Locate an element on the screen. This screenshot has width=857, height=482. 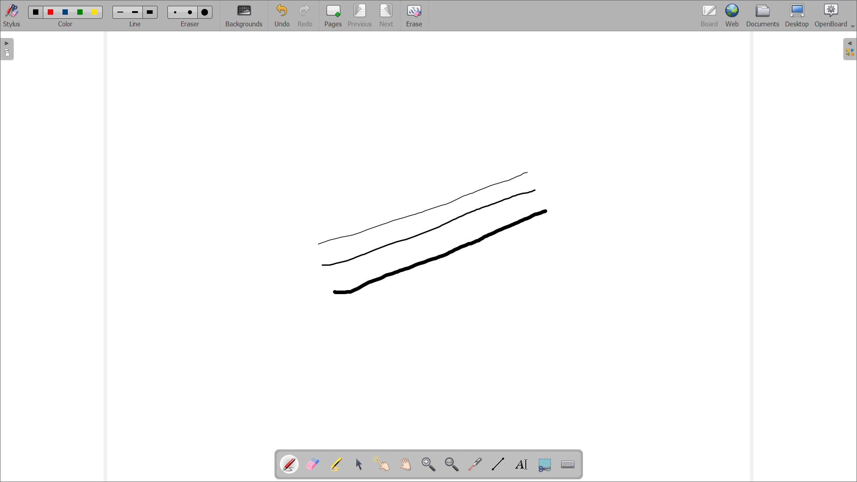
erase is located at coordinates (414, 16).